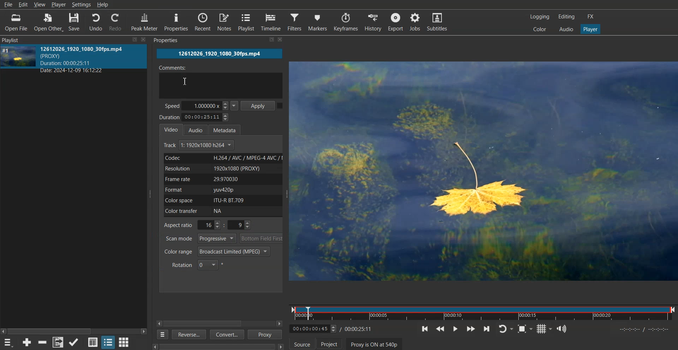 The image size is (678, 350). I want to click on Audio, so click(198, 129).